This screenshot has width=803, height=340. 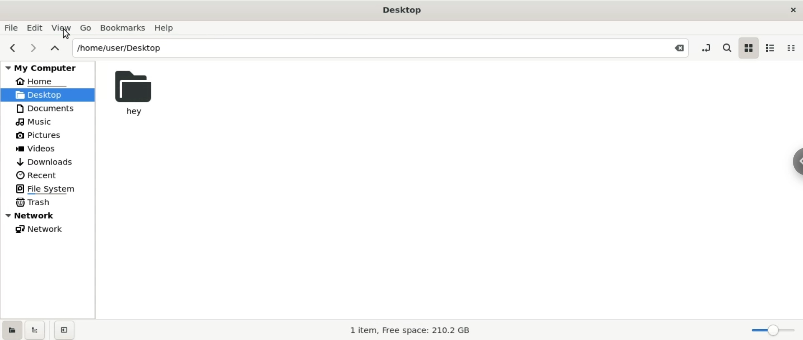 What do you see at coordinates (16, 48) in the screenshot?
I see `previous` at bounding box center [16, 48].